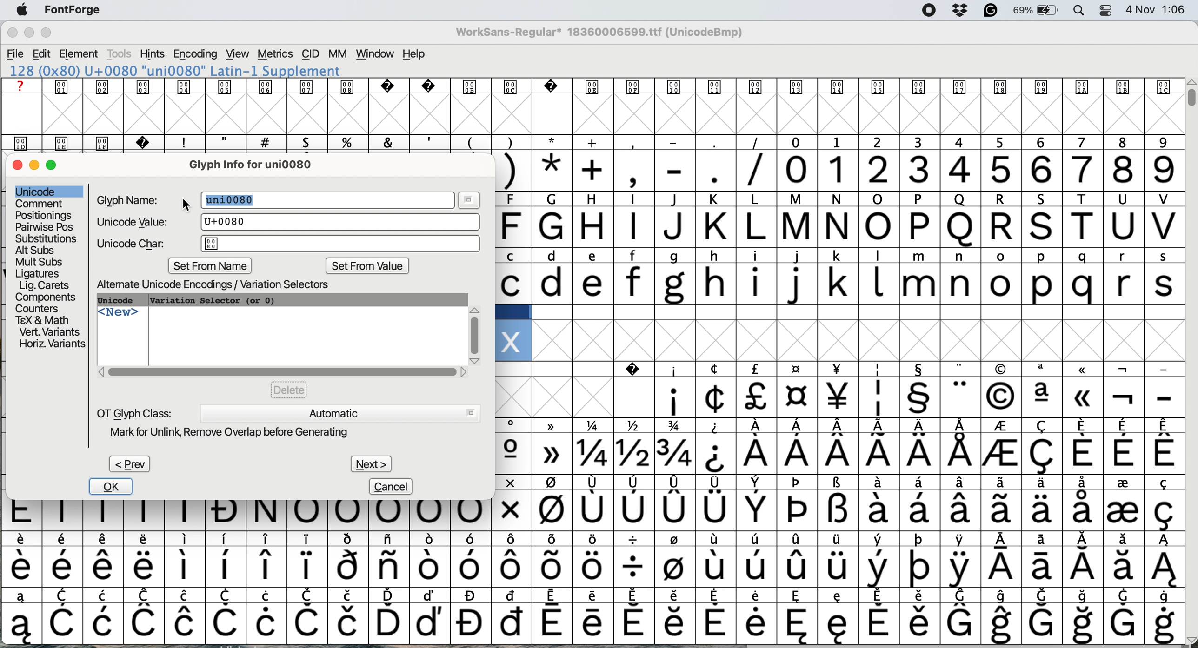 The image size is (1198, 648). What do you see at coordinates (49, 332) in the screenshot?
I see `vert variants` at bounding box center [49, 332].